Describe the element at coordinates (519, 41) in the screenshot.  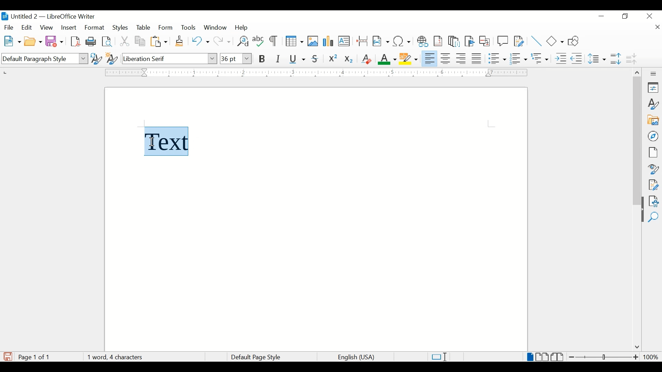
I see `show track changes functions` at that location.